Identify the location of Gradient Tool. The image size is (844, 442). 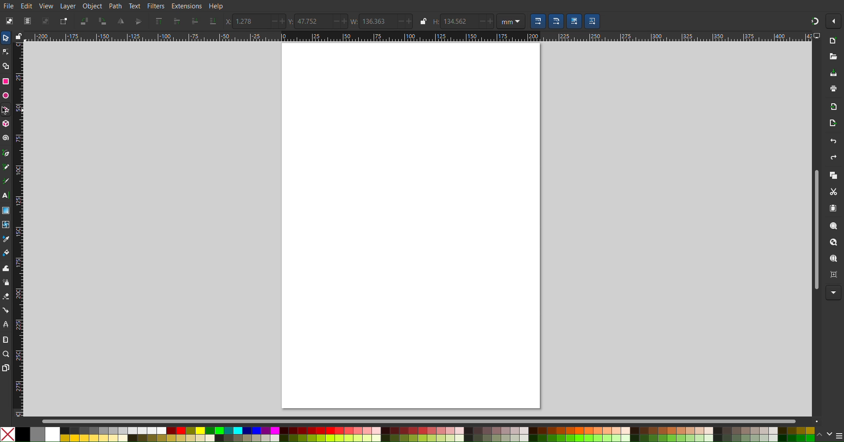
(6, 210).